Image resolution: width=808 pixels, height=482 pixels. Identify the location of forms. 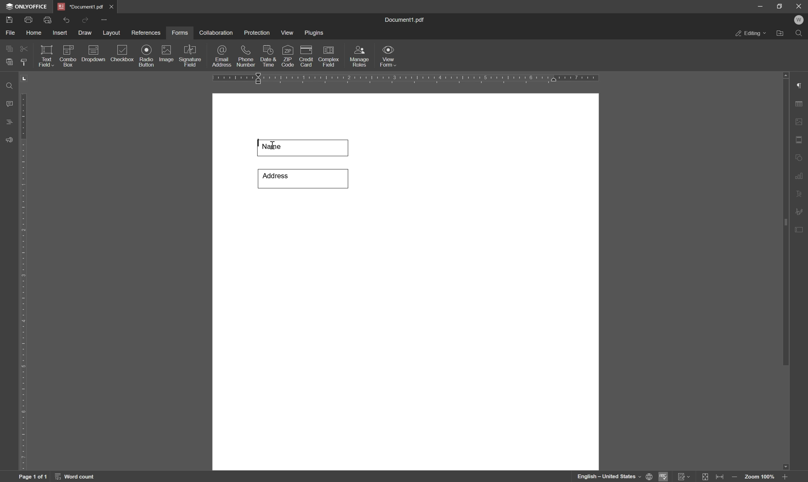
(180, 33).